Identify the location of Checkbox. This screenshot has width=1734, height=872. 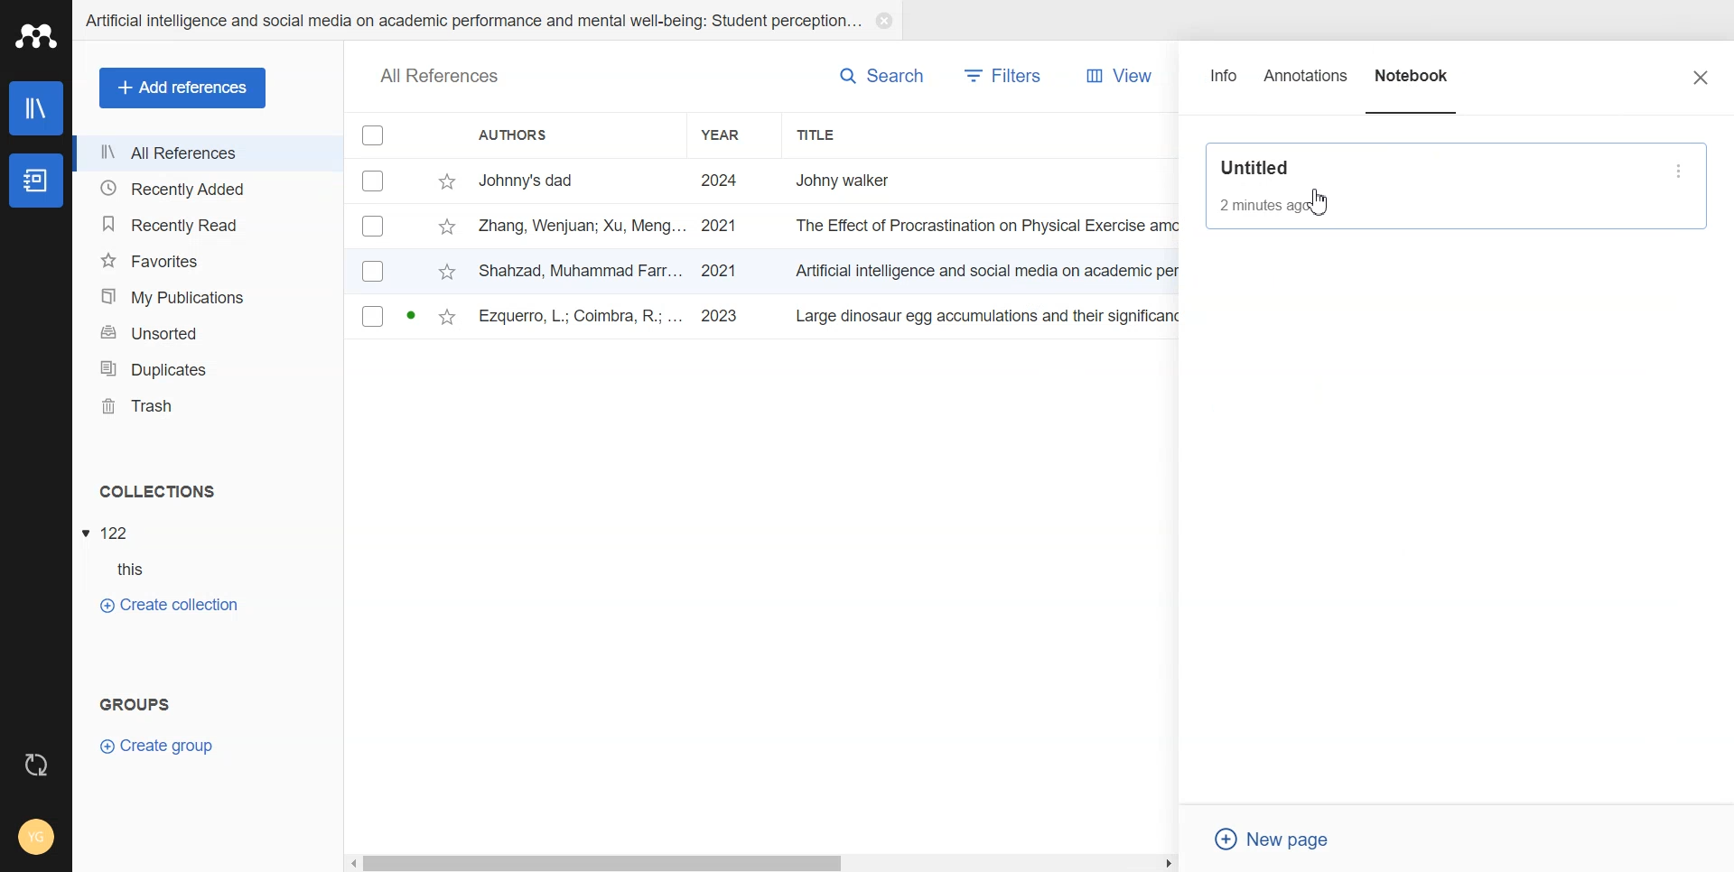
(374, 270).